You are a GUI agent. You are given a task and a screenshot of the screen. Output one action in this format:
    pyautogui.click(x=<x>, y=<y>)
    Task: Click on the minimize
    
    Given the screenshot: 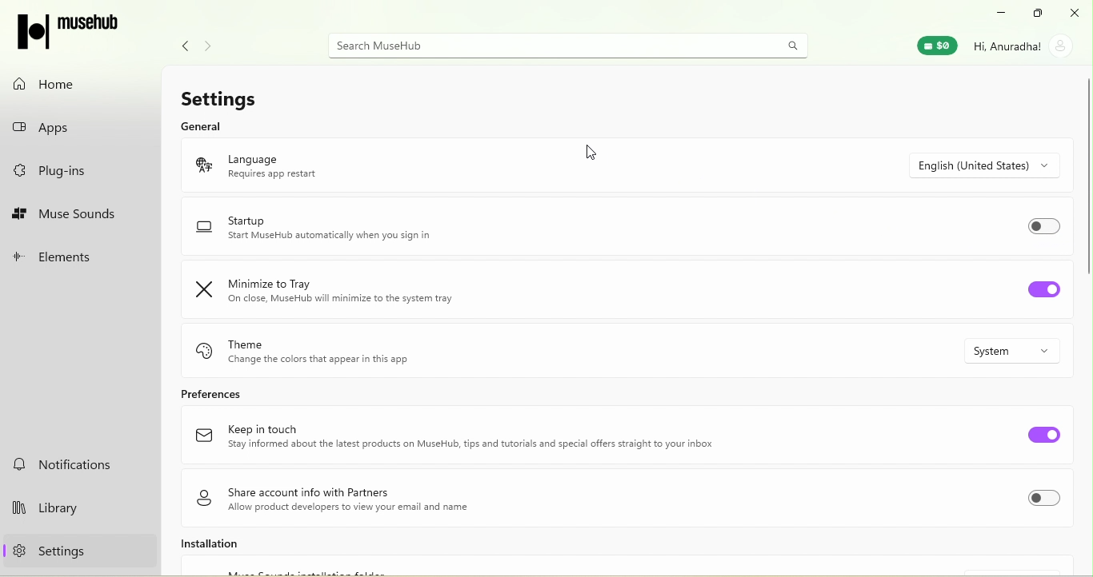 What is the action you would take?
    pyautogui.click(x=1000, y=12)
    